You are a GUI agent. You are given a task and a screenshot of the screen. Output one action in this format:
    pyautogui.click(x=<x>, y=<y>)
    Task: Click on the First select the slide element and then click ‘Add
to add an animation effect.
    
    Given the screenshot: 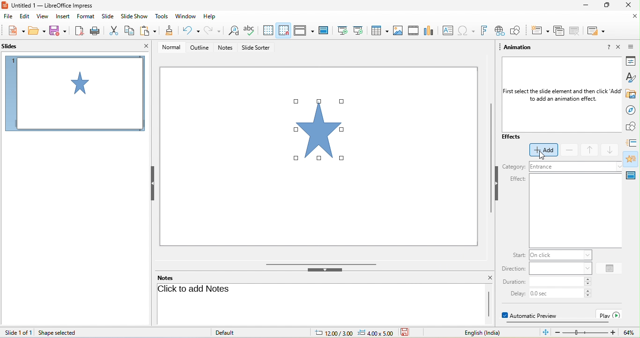 What is the action you would take?
    pyautogui.click(x=561, y=94)
    